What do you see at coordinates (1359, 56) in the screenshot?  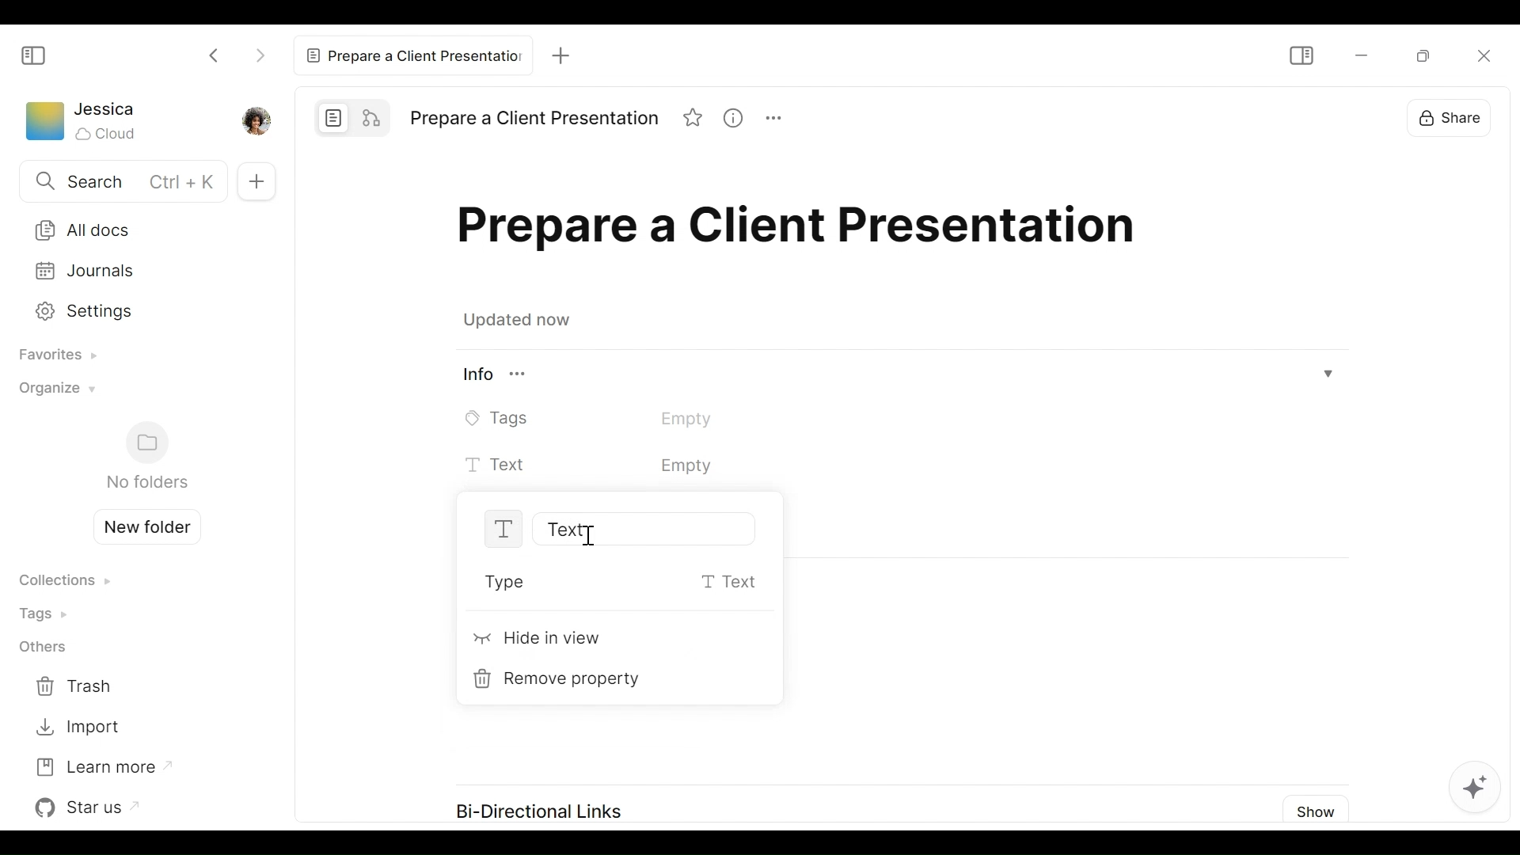 I see `minimize` at bounding box center [1359, 56].